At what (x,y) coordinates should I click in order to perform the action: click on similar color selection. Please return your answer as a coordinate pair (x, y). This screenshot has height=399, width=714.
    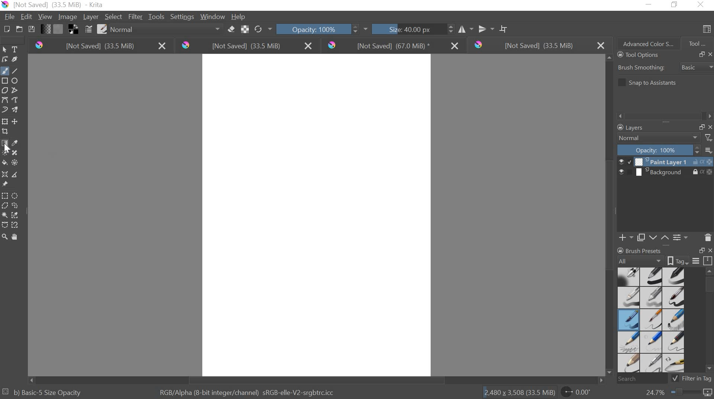
    Looking at the image, I should click on (16, 215).